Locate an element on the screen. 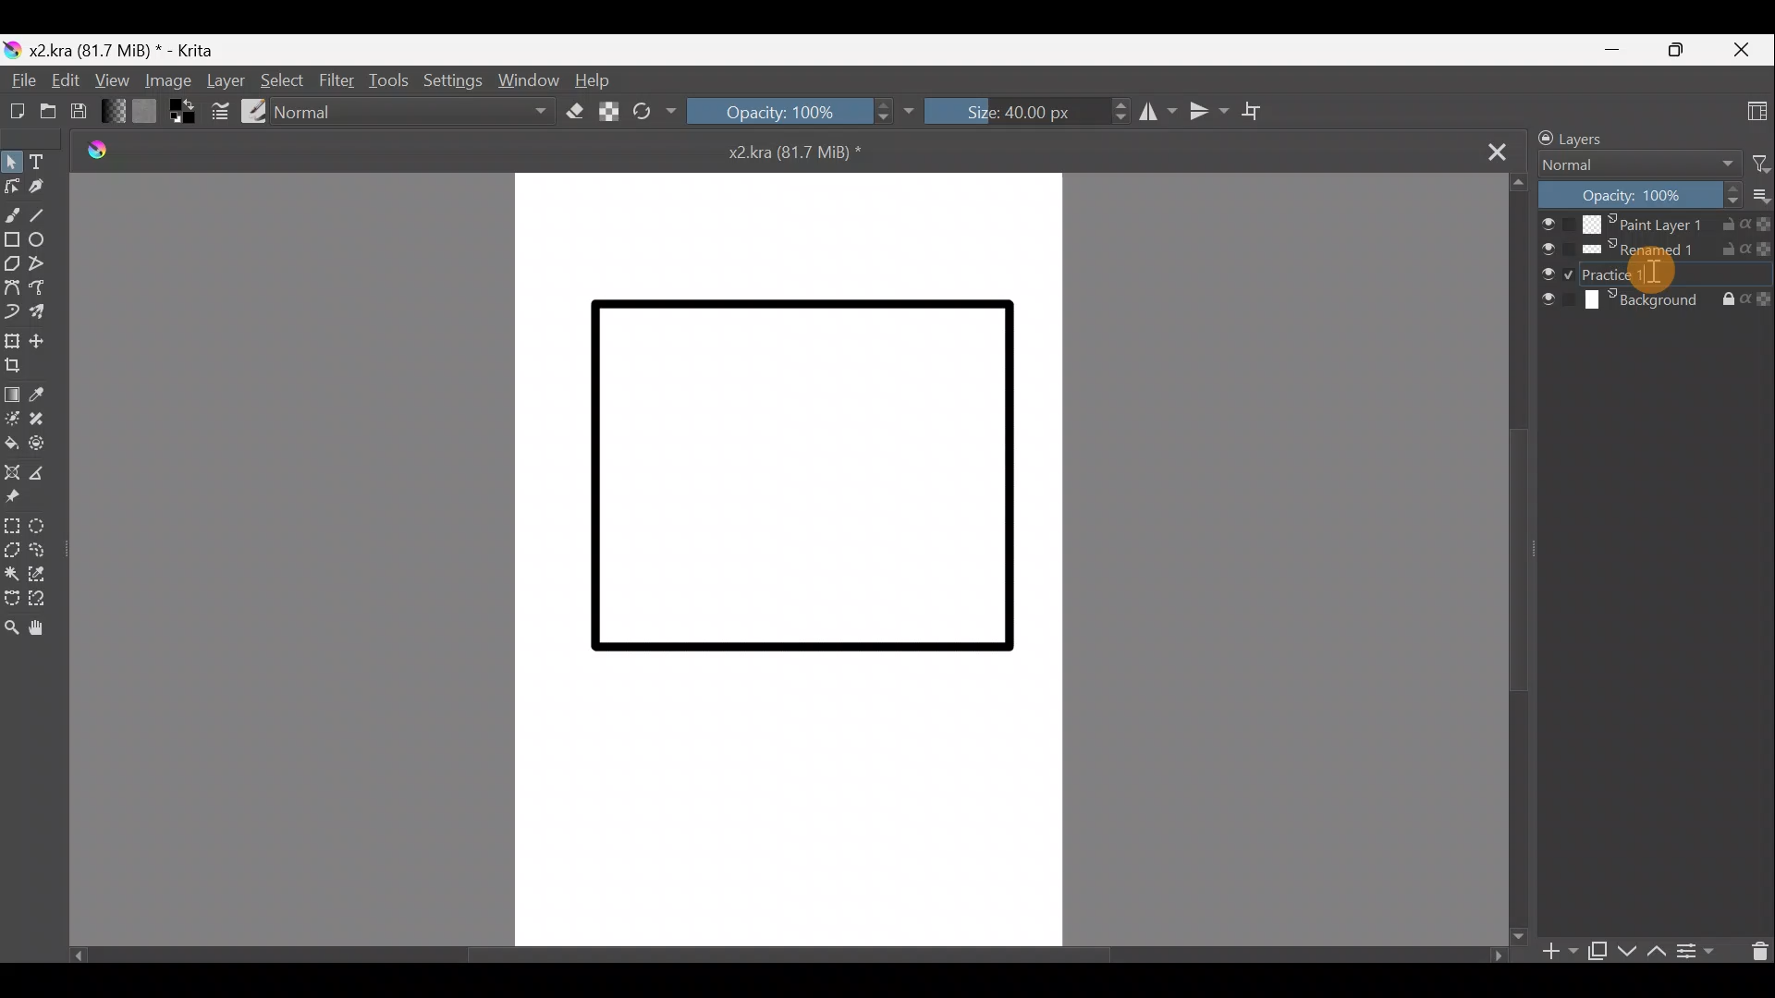 The image size is (1775, 998). Normal Blending mode is located at coordinates (1635, 165).